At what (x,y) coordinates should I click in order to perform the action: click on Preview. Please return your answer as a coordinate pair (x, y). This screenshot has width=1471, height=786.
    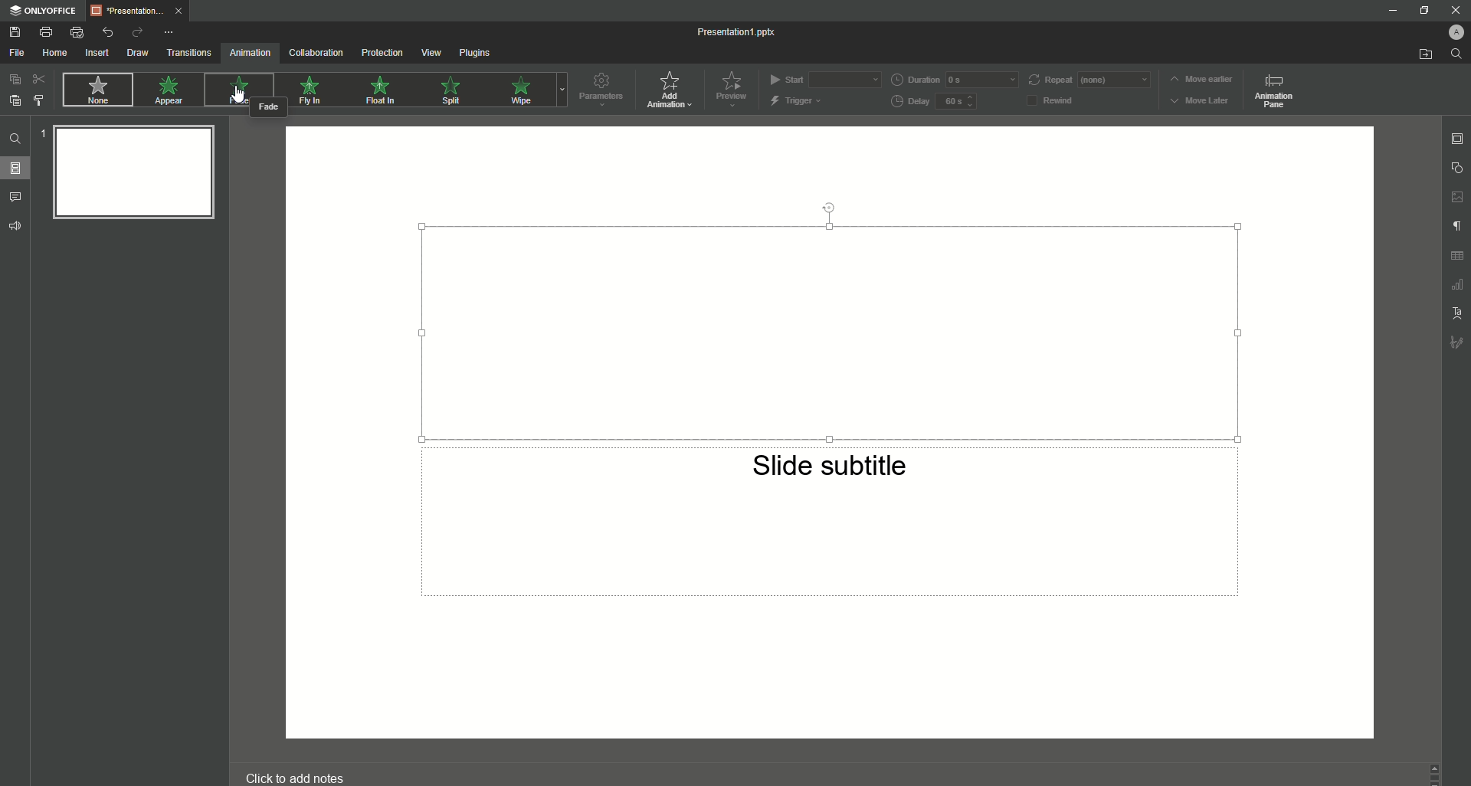
    Looking at the image, I should click on (733, 90).